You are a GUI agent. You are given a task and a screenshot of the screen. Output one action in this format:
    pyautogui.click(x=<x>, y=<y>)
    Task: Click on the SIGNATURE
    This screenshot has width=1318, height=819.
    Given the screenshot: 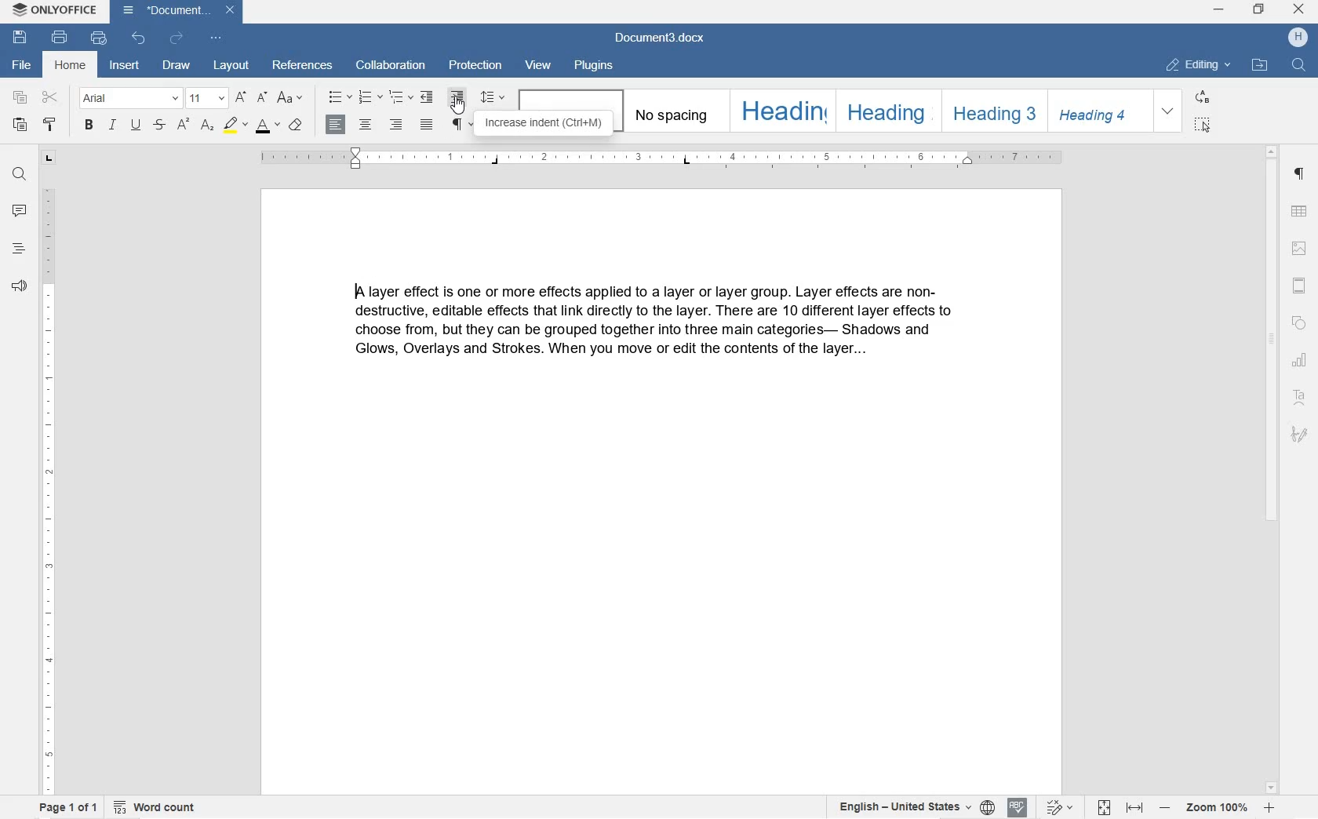 What is the action you would take?
    pyautogui.click(x=1301, y=437)
    